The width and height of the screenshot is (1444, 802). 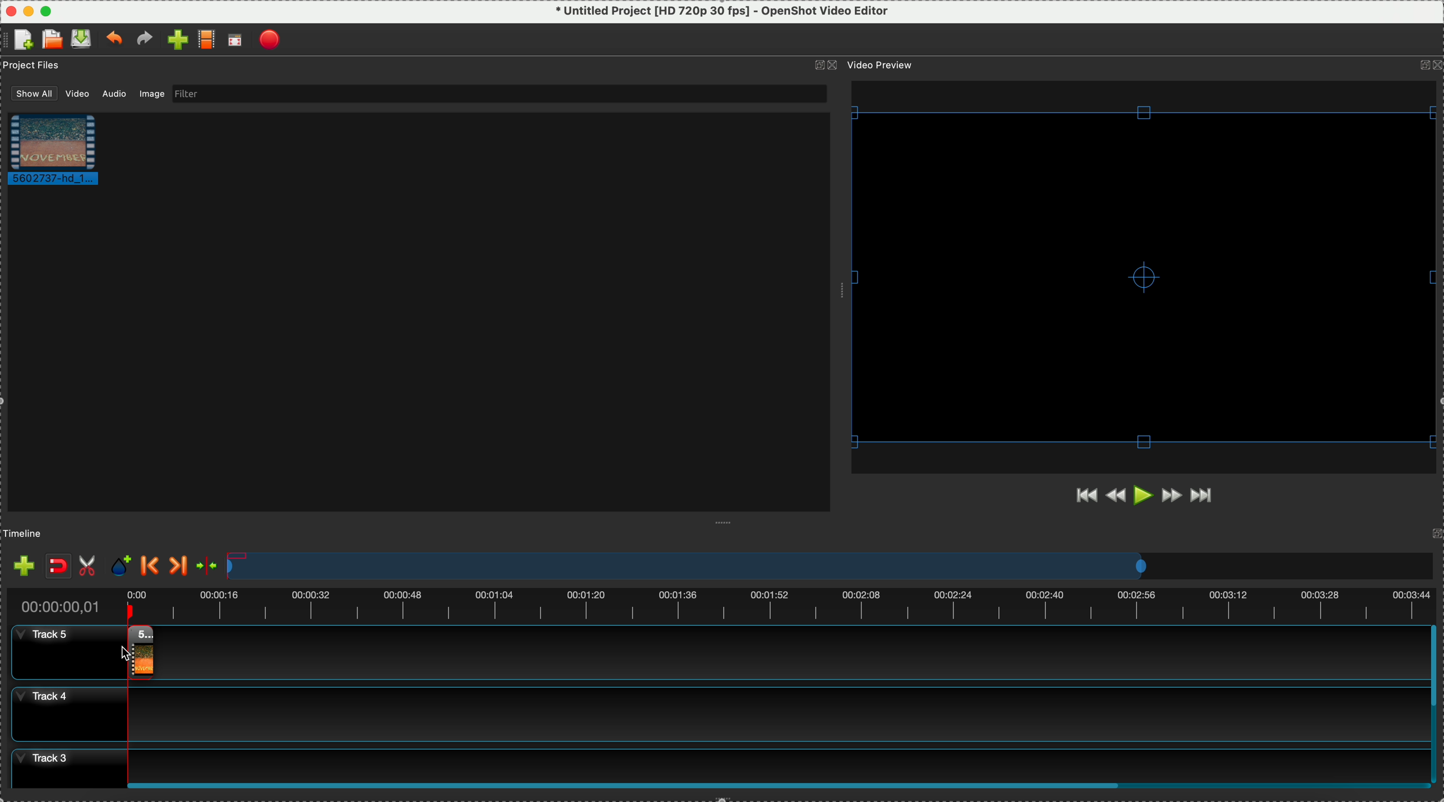 I want to click on minimize, so click(x=28, y=10).